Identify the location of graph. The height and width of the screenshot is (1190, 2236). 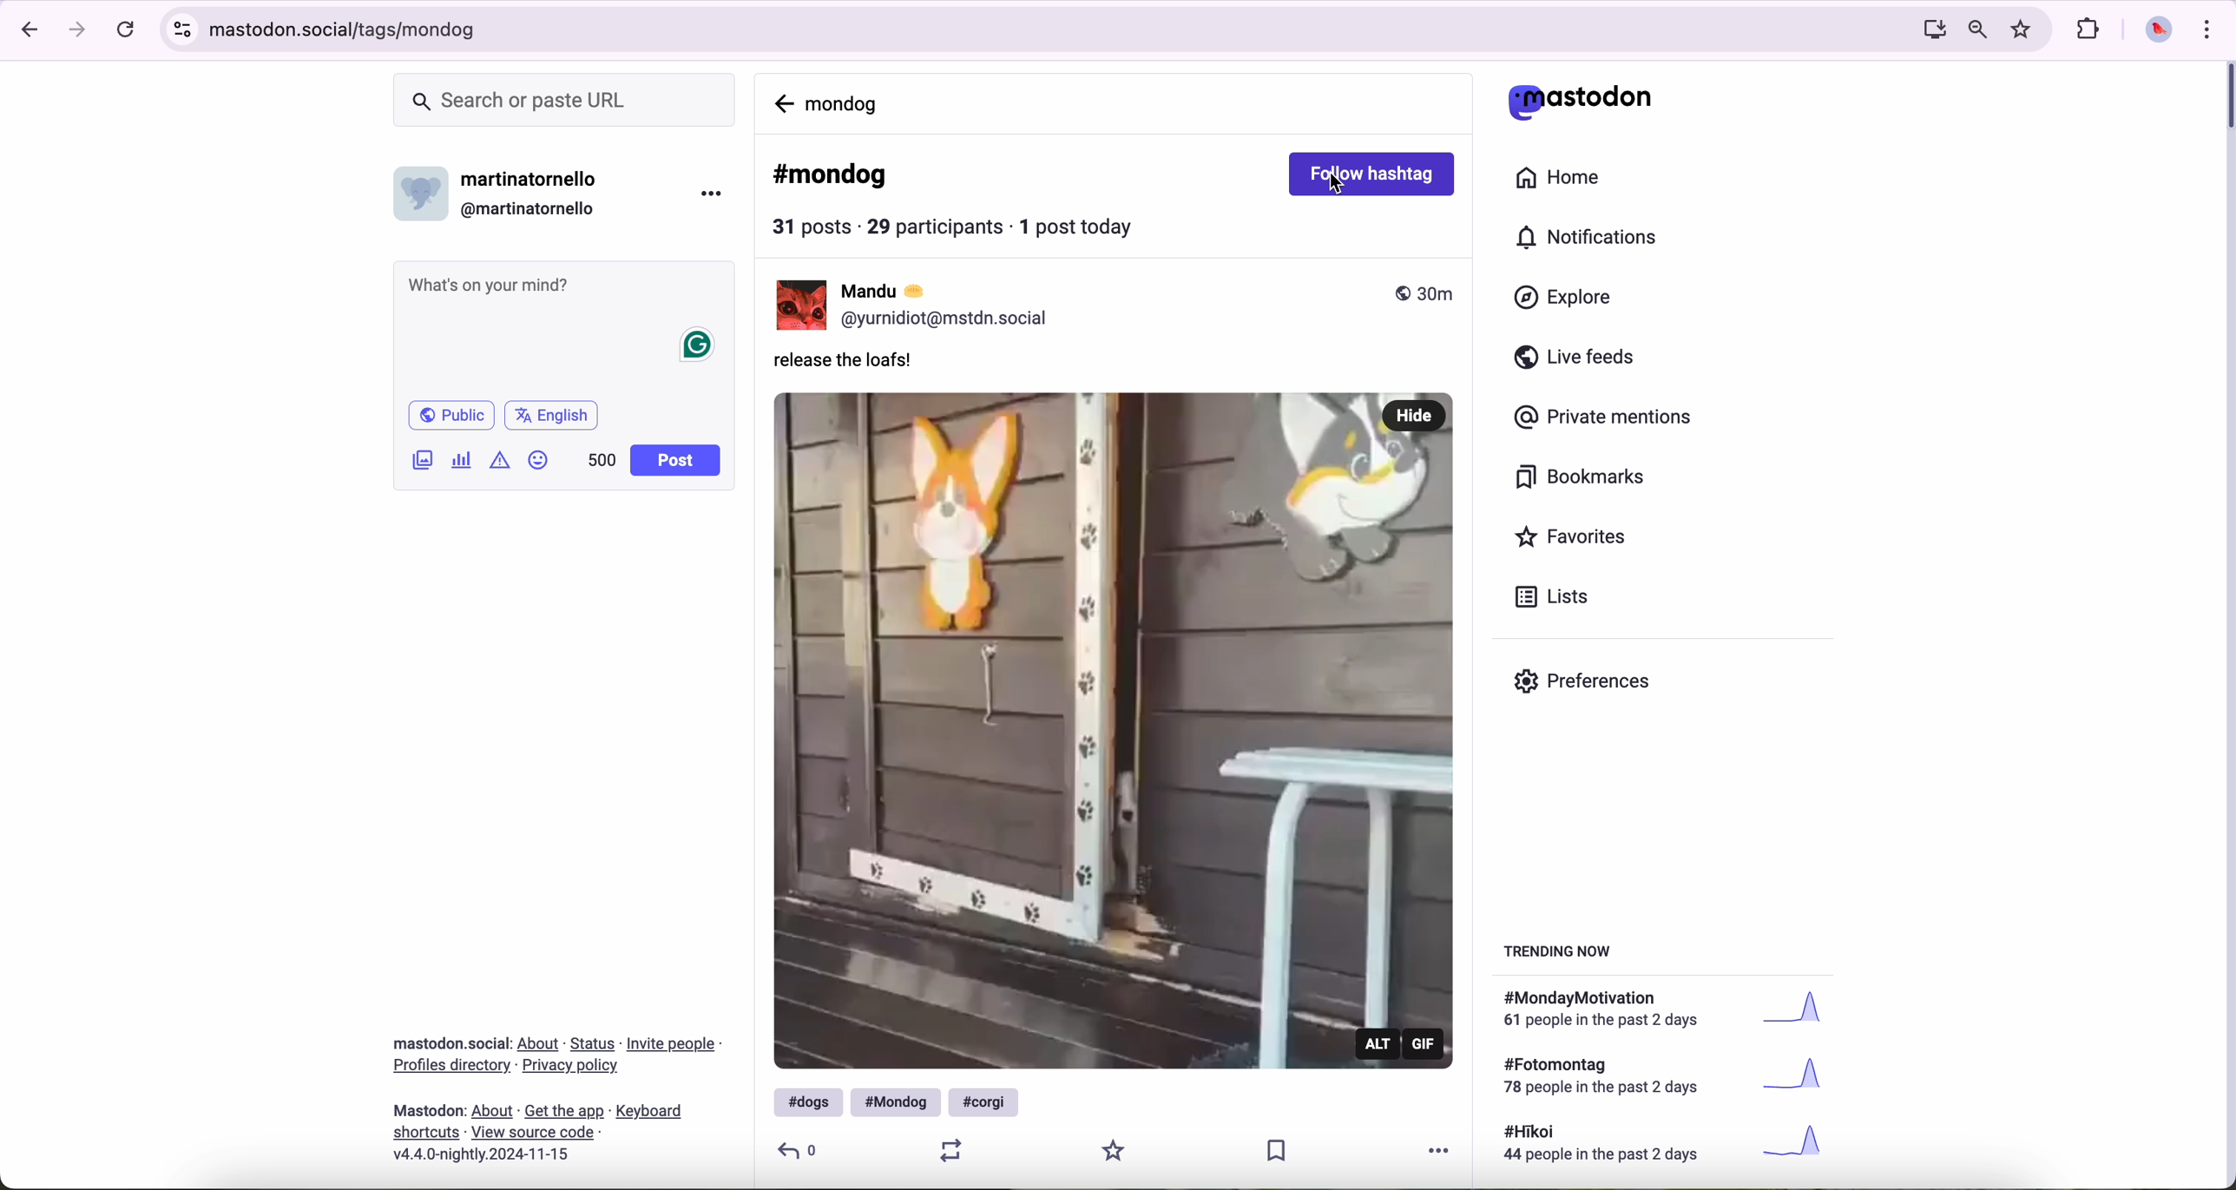
(1800, 1143).